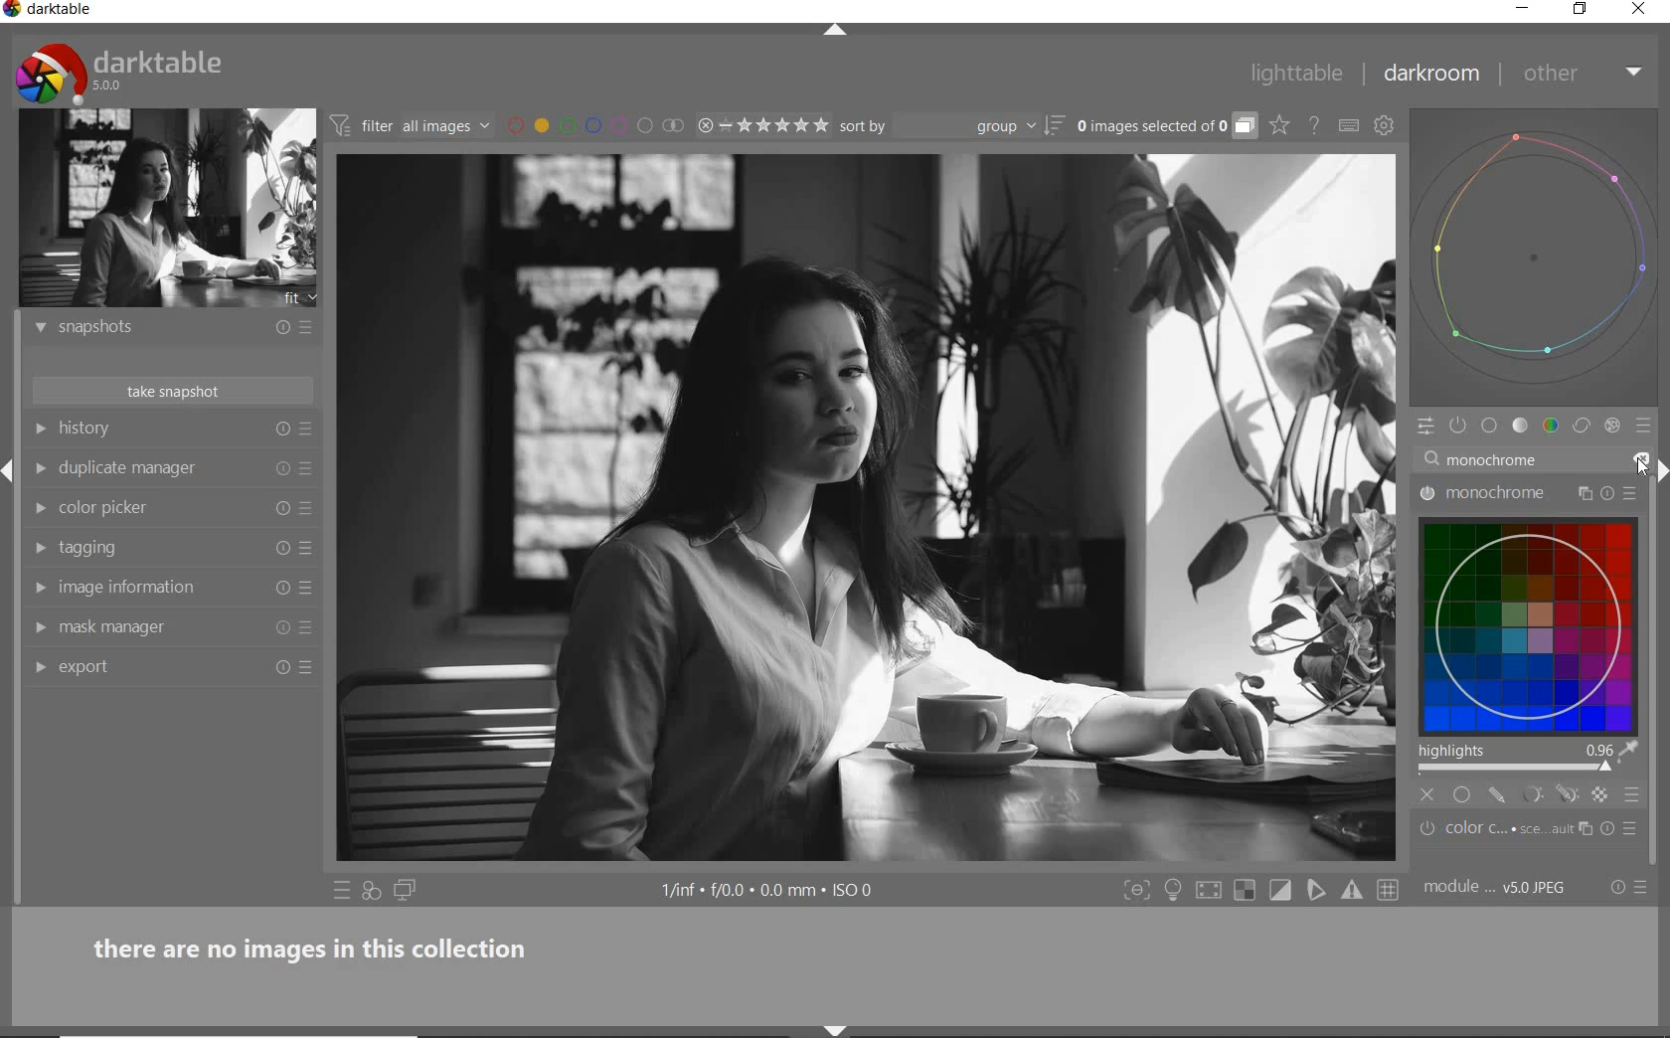 This screenshot has width=1670, height=1038. I want to click on quick access for applying any of your styles, so click(373, 892).